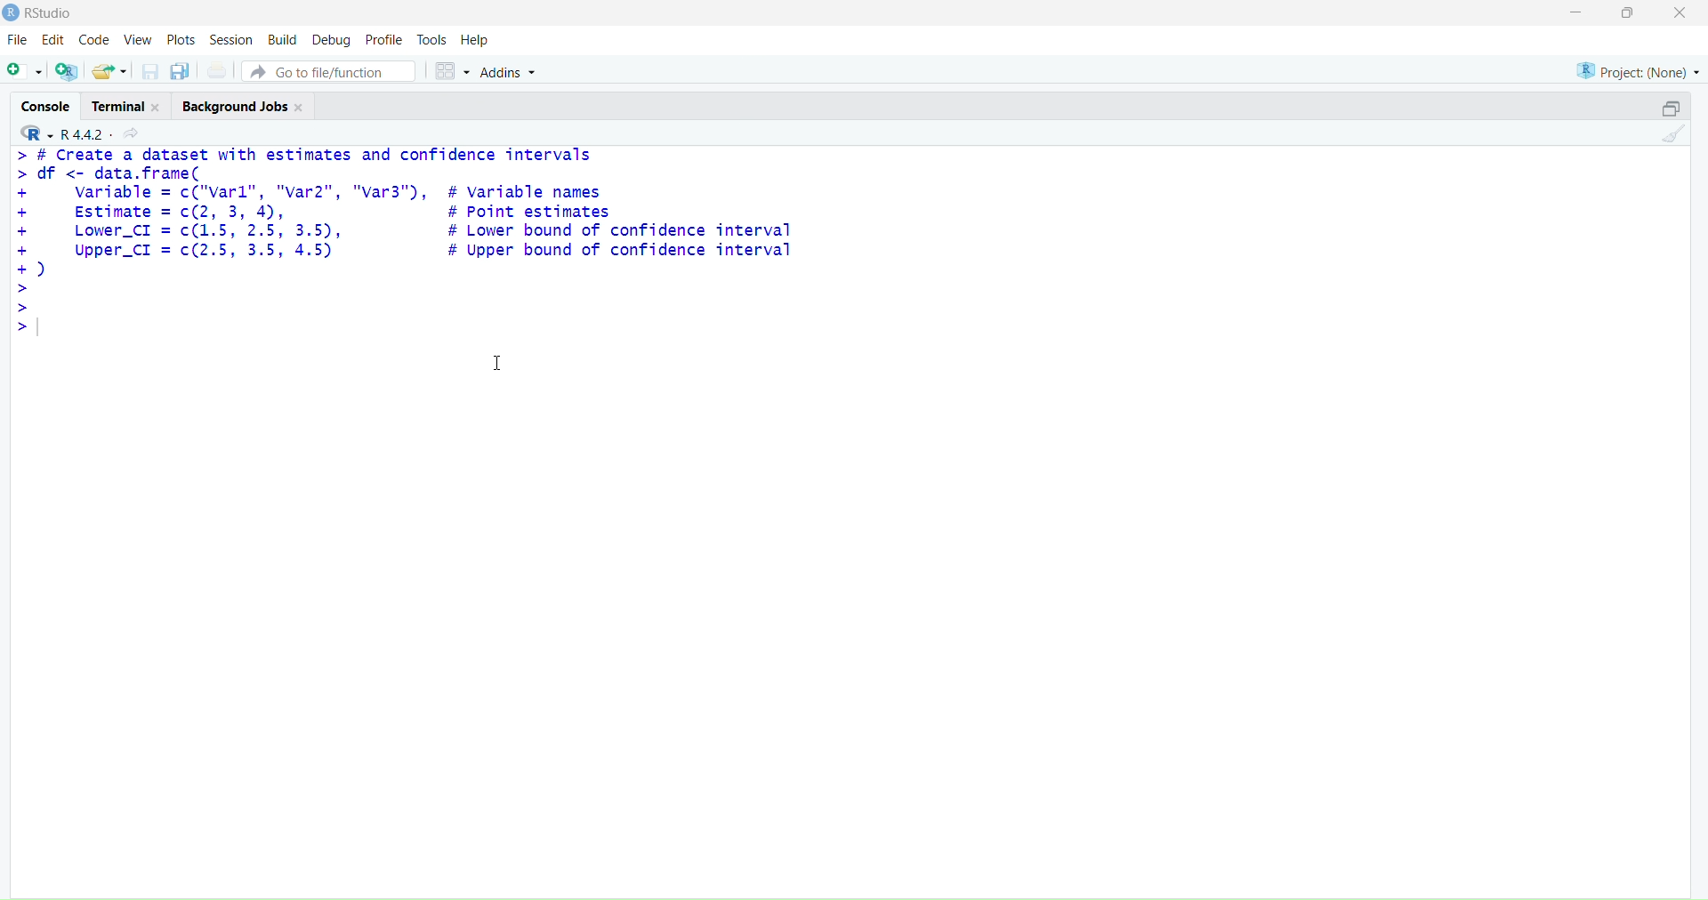  I want to click on Go to file/function, so click(327, 72).